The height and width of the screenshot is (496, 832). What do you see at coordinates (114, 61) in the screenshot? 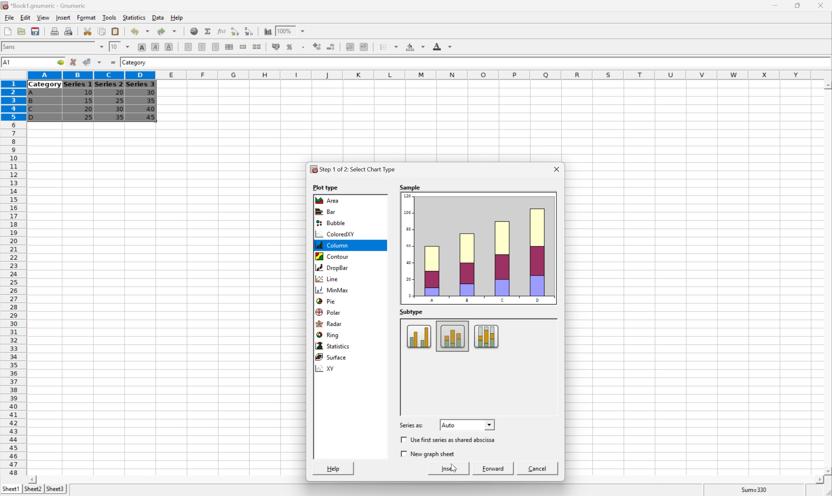
I see `Enter formula` at bounding box center [114, 61].